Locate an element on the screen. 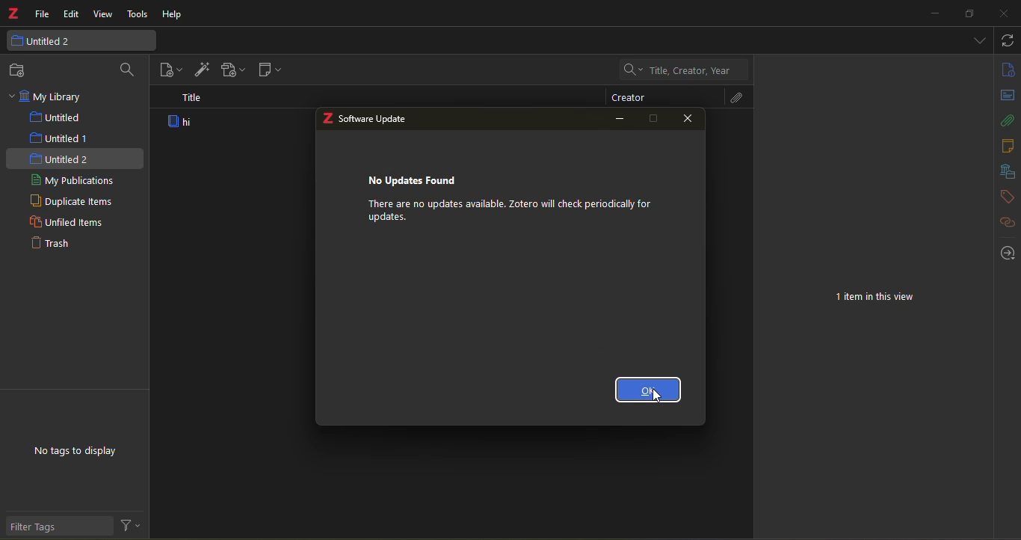  new note is located at coordinates (270, 70).